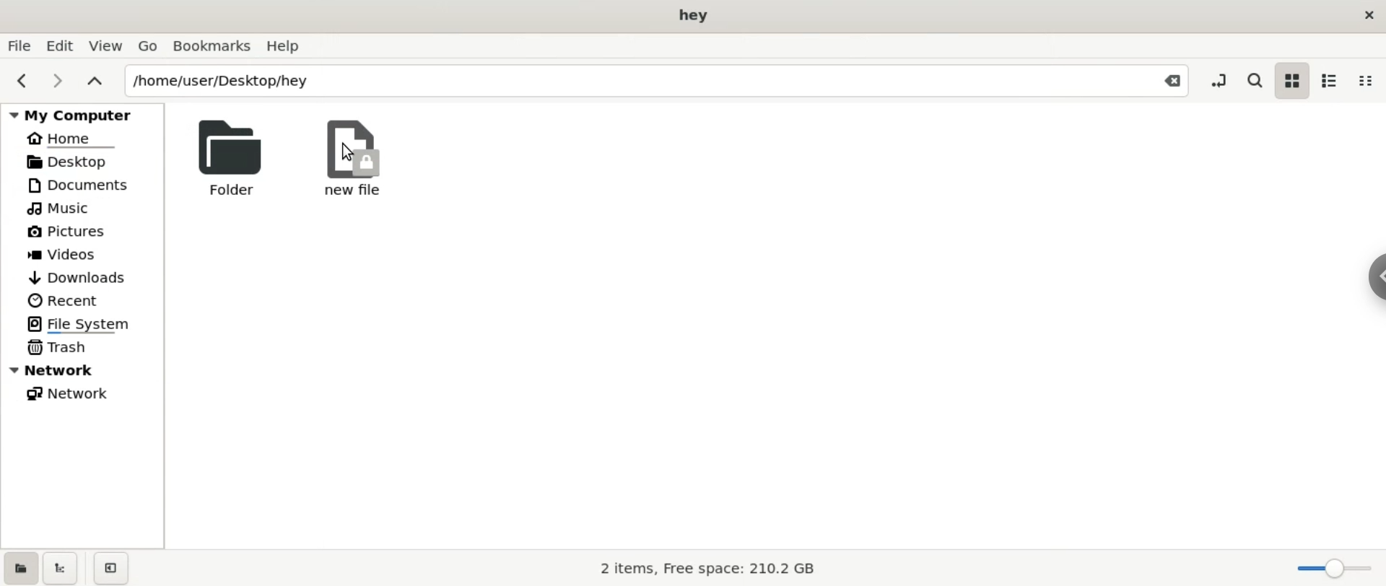  I want to click on Pictures, so click(68, 232).